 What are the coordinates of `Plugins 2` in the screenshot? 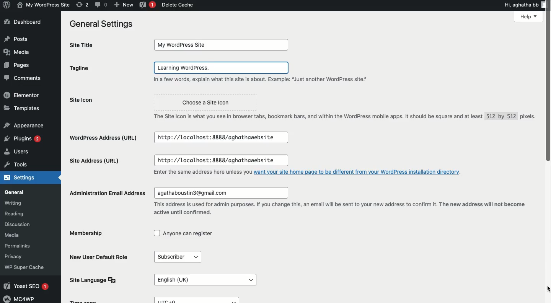 It's located at (22, 139).